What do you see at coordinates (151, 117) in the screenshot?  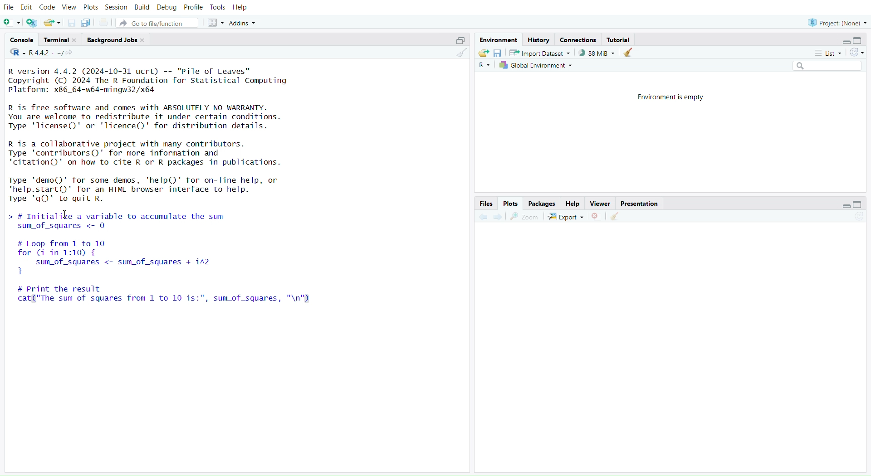 I see `R is free software and comes with ABSOLUTELY NO WARRANTY.
You are welcome to redistribute it under certain conditions.
Type 'license()' or 'licence()' for distribution details.` at bounding box center [151, 117].